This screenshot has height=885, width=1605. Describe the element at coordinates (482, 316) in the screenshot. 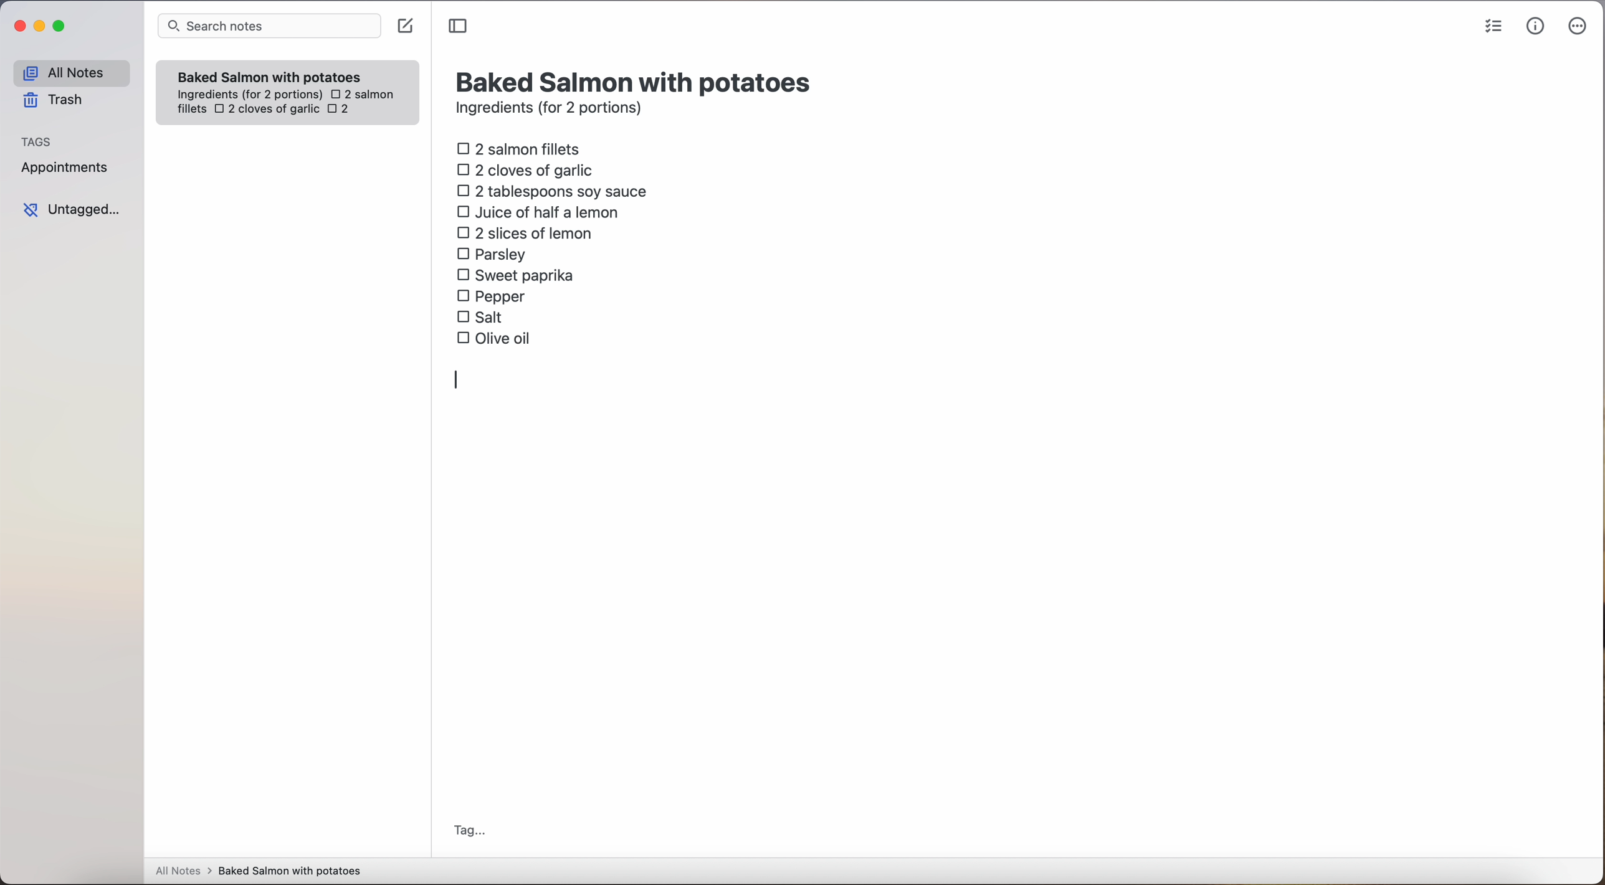

I see `salt` at that location.